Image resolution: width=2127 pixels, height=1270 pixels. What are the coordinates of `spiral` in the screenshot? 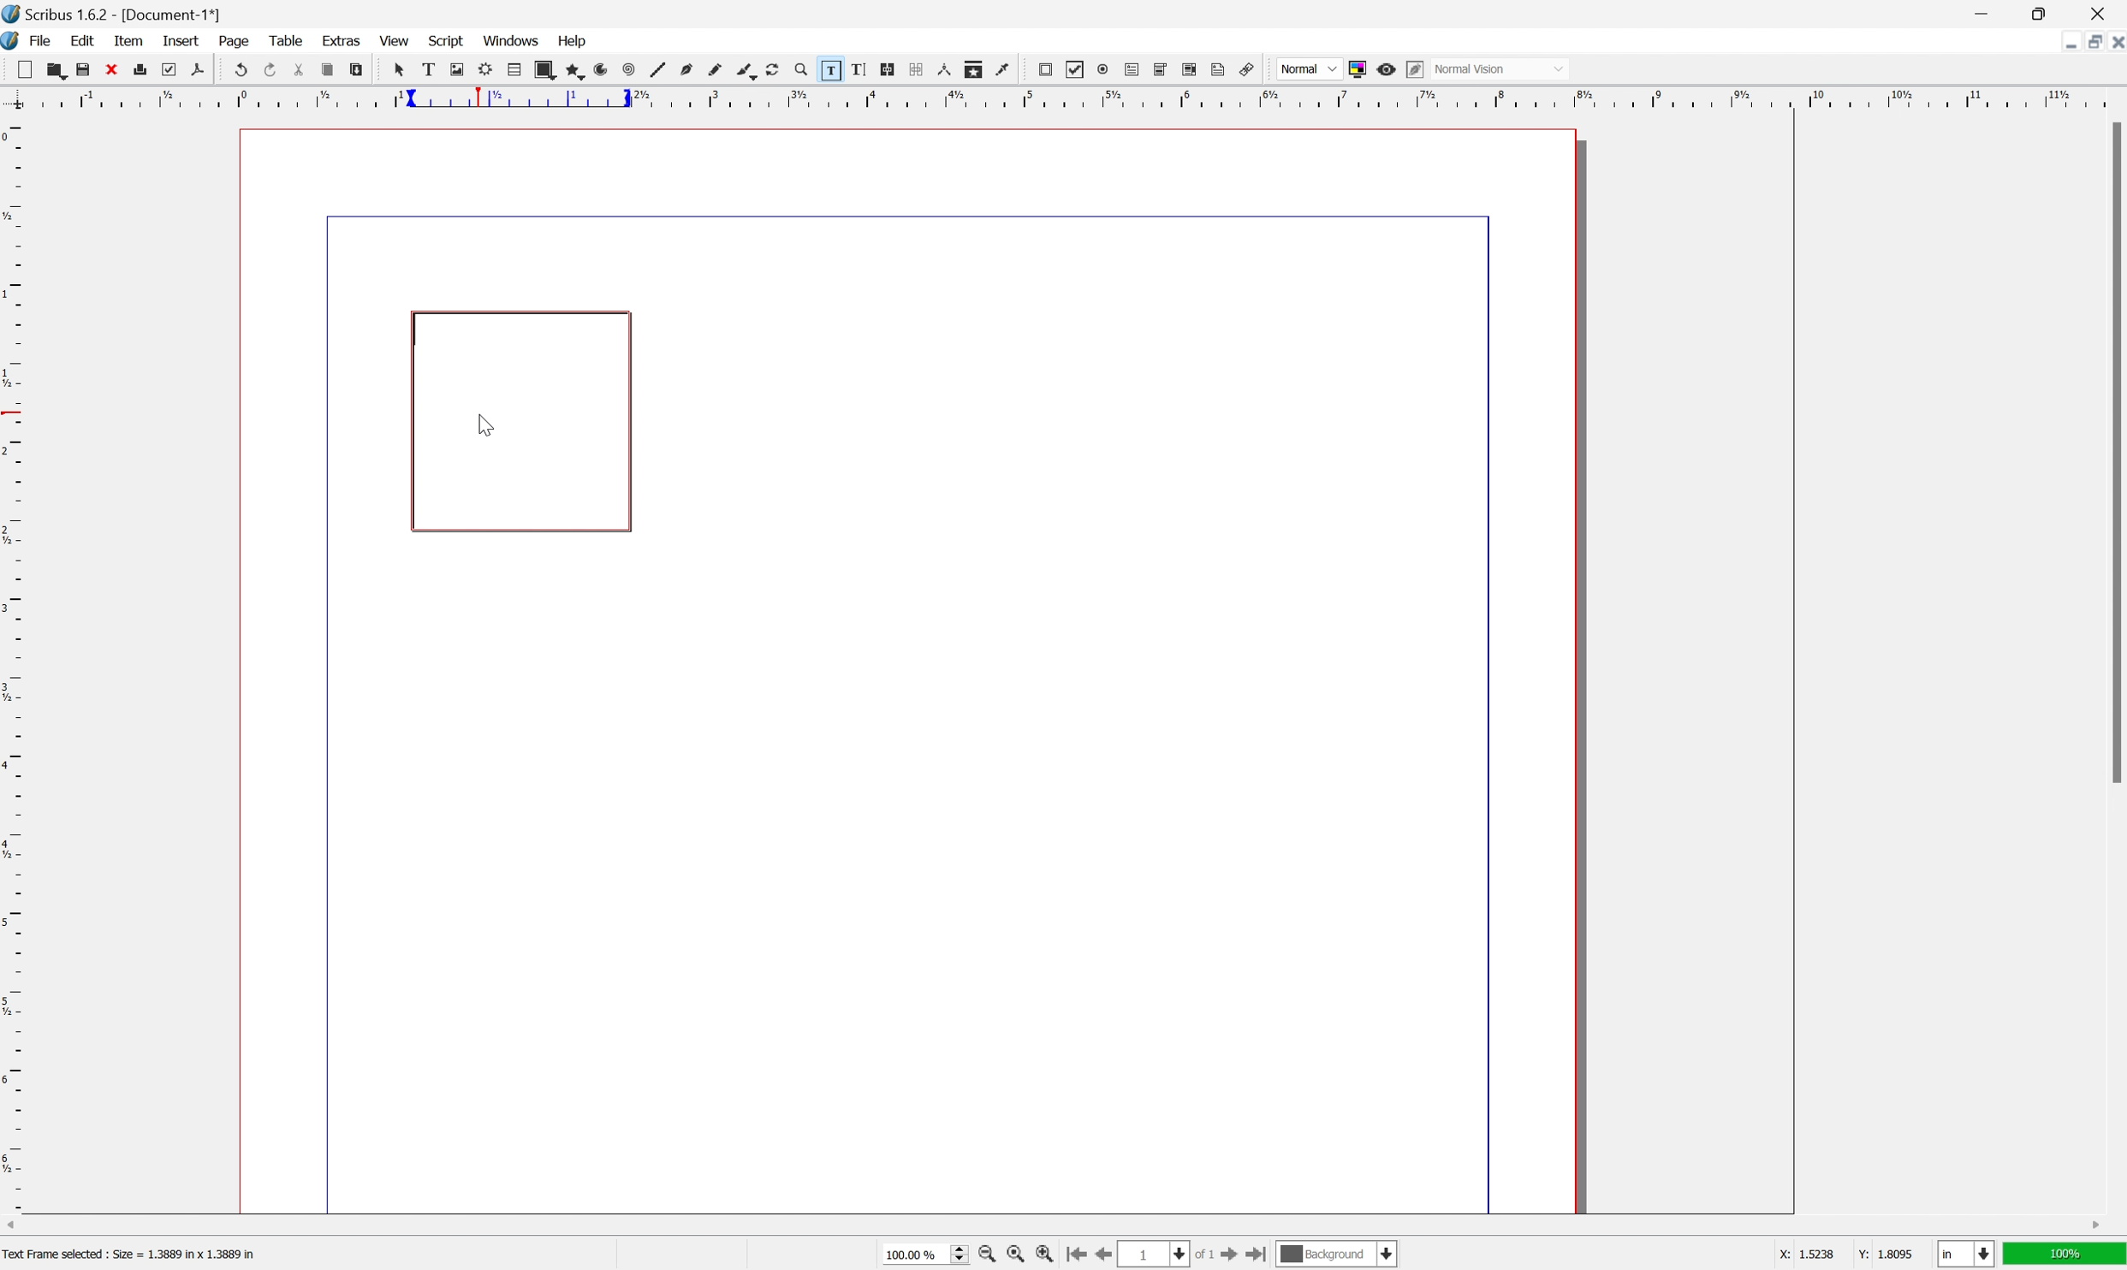 It's located at (606, 69).